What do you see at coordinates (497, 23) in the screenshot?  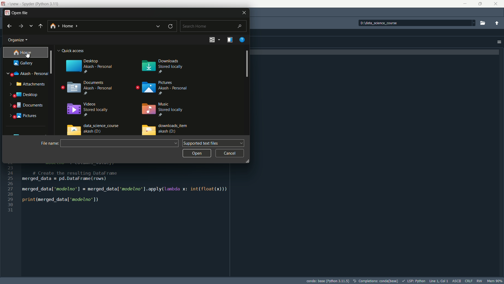 I see `change to parent directory` at bounding box center [497, 23].